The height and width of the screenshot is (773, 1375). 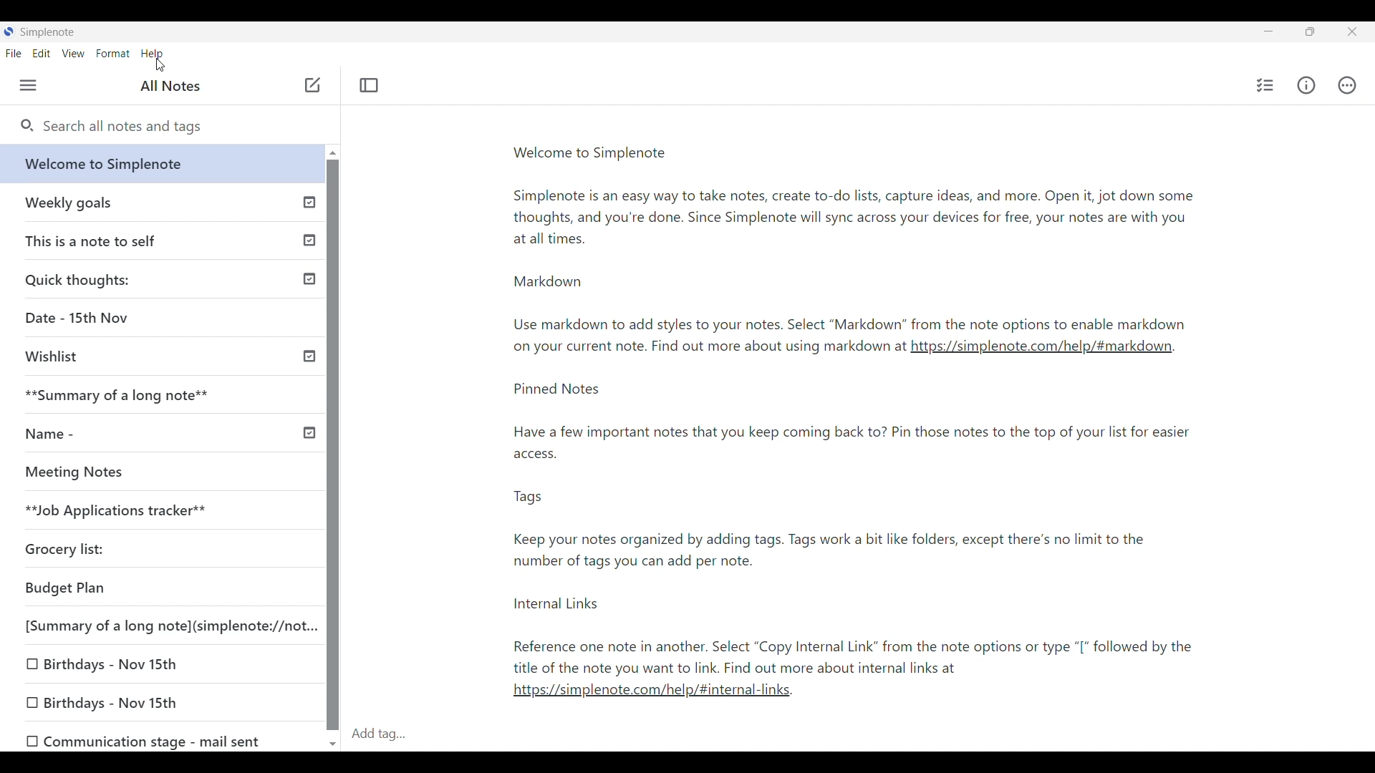 What do you see at coordinates (311, 243) in the screenshot?
I see `Published` at bounding box center [311, 243].